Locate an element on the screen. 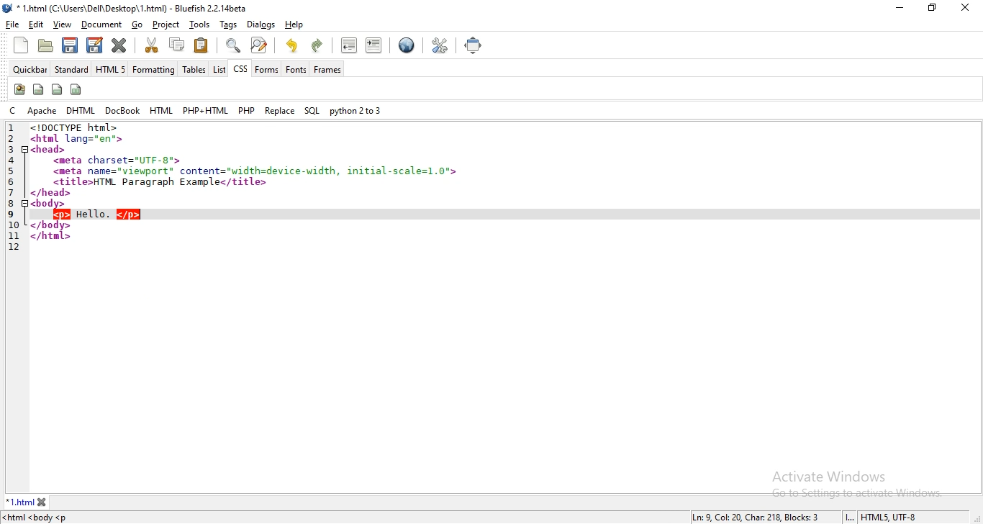 The height and width of the screenshot is (524, 983). unindent is located at coordinates (348, 45).